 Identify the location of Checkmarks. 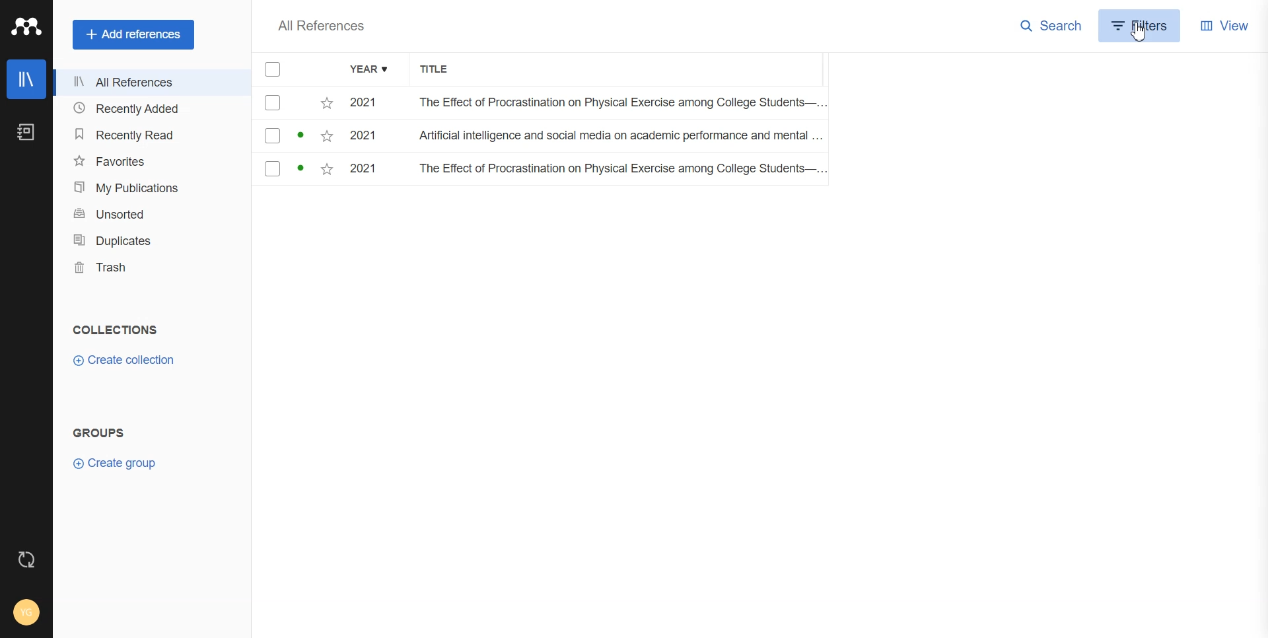
(273, 70).